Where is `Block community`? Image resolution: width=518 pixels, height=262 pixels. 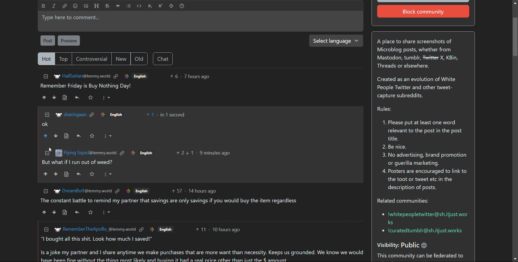 Block community is located at coordinates (425, 12).